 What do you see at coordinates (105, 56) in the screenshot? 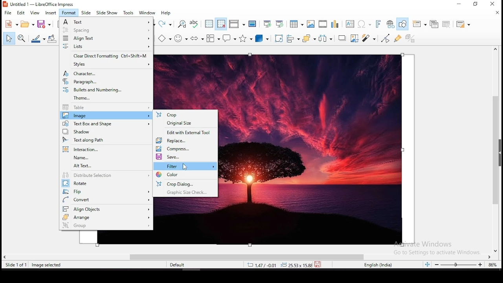
I see `clear direct formatting` at bounding box center [105, 56].